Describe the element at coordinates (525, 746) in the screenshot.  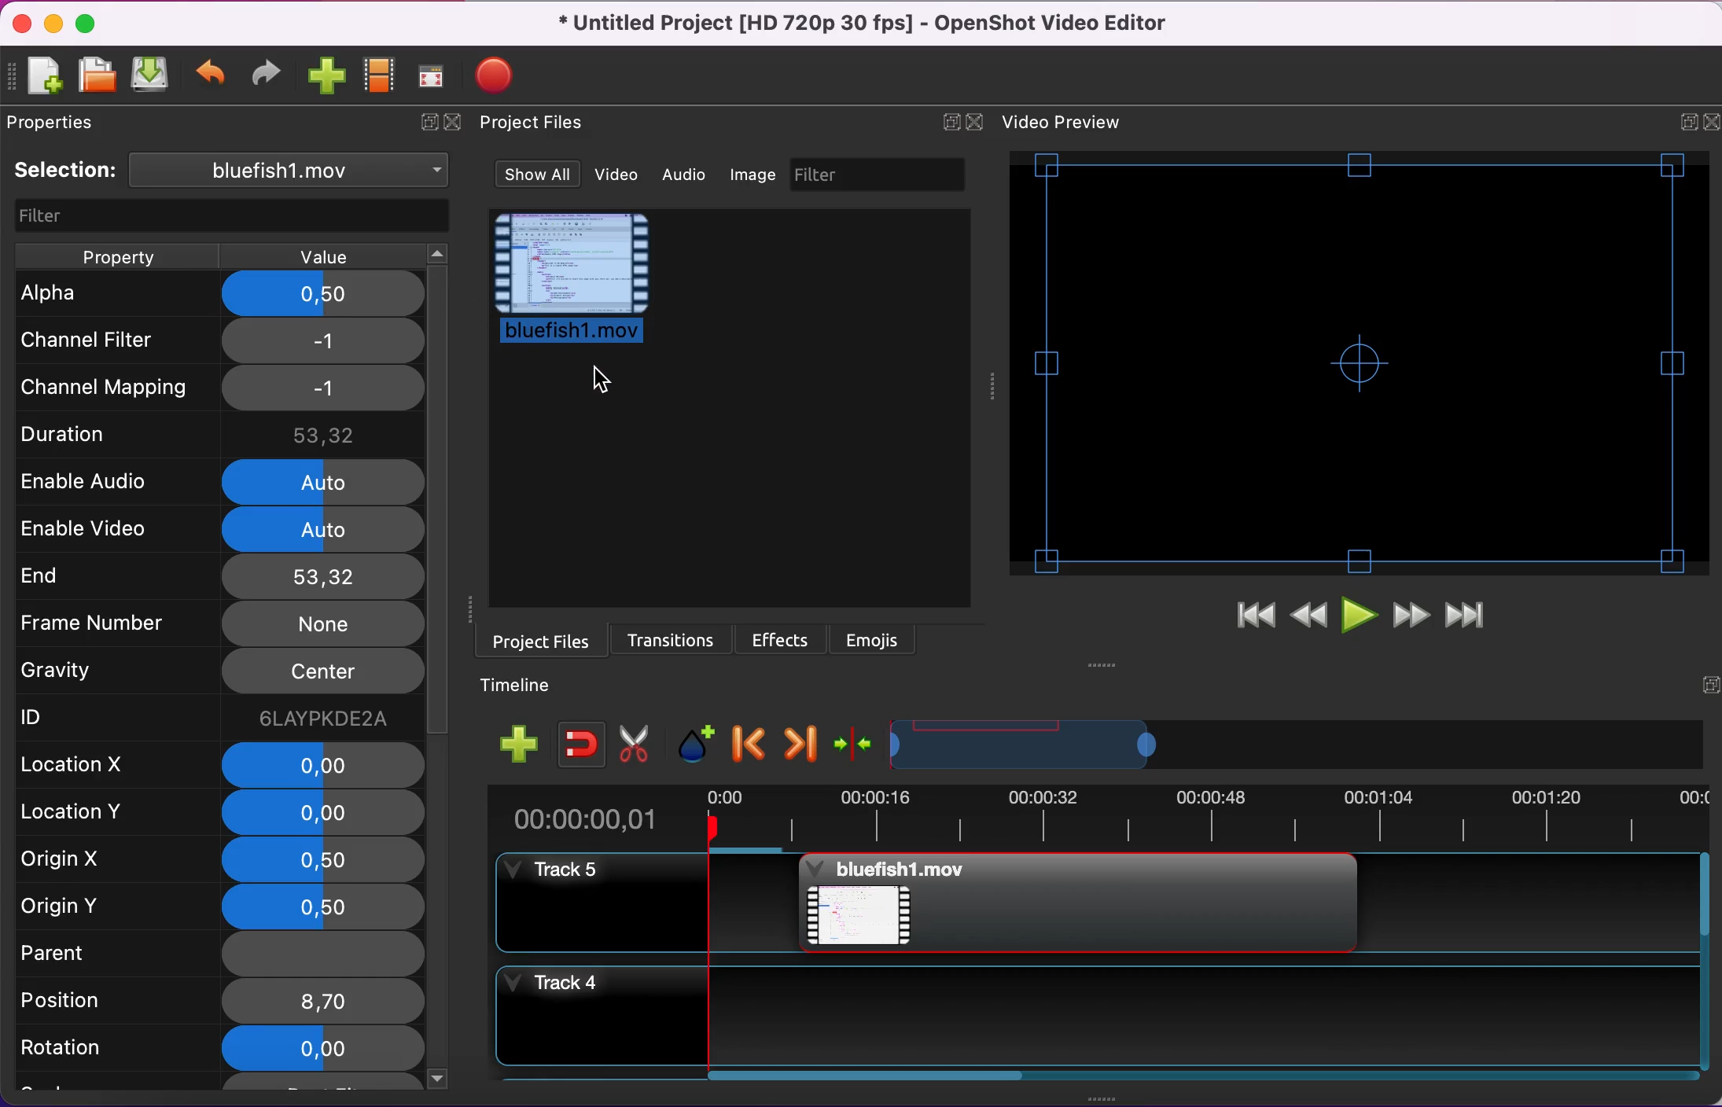
I see `add track` at that location.